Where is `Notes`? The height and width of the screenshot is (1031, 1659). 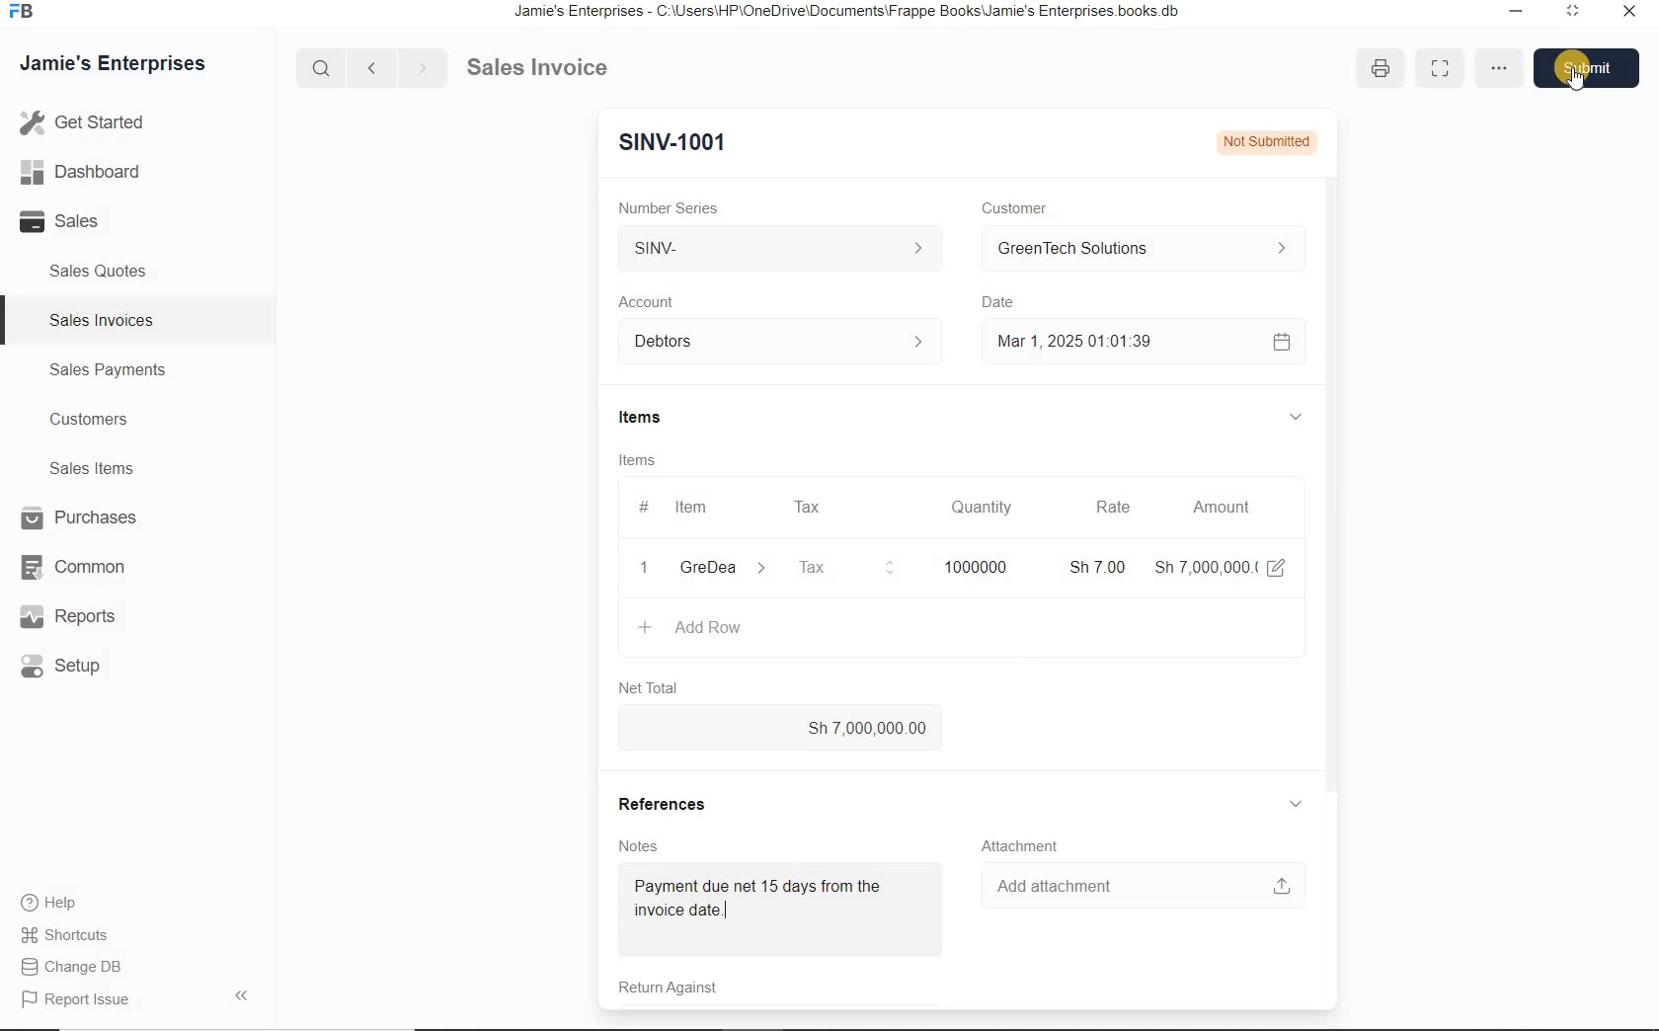 Notes is located at coordinates (631, 844).